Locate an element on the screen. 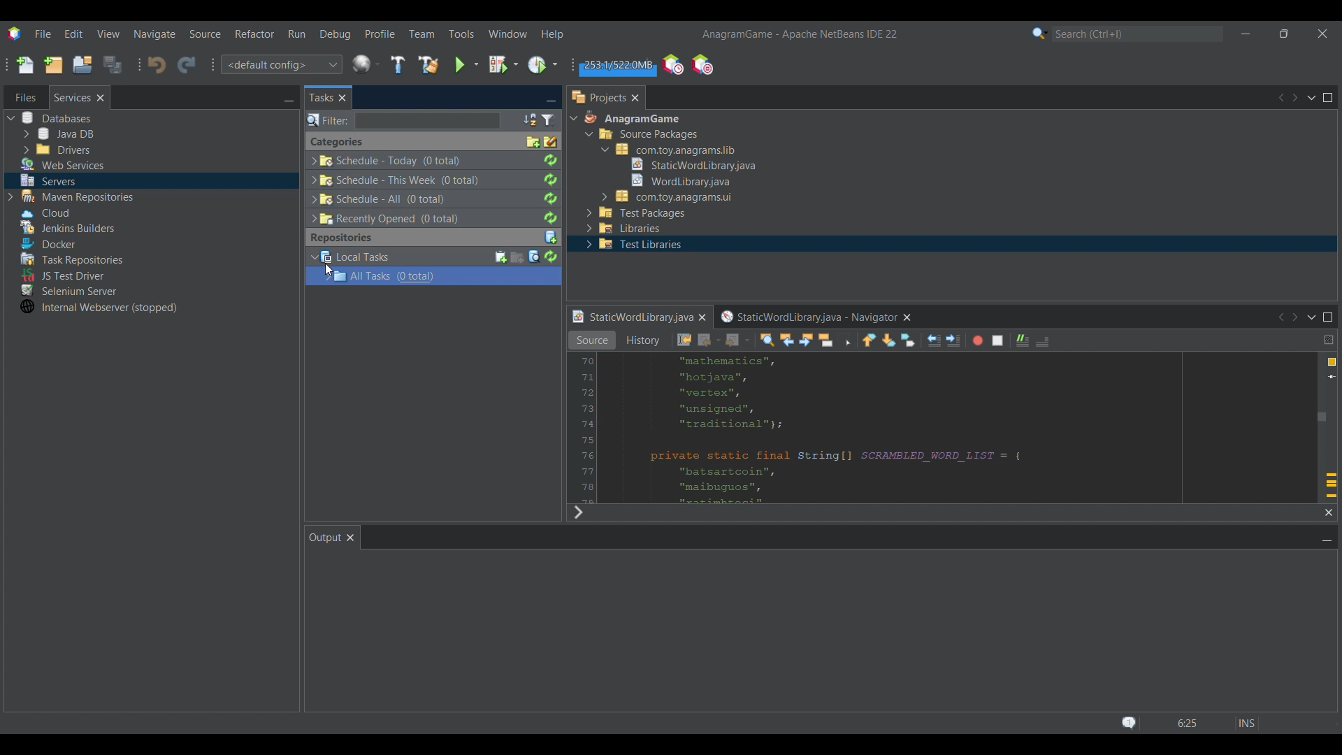 This screenshot has width=1342, height=755. Pause I/O checks is located at coordinates (702, 64).